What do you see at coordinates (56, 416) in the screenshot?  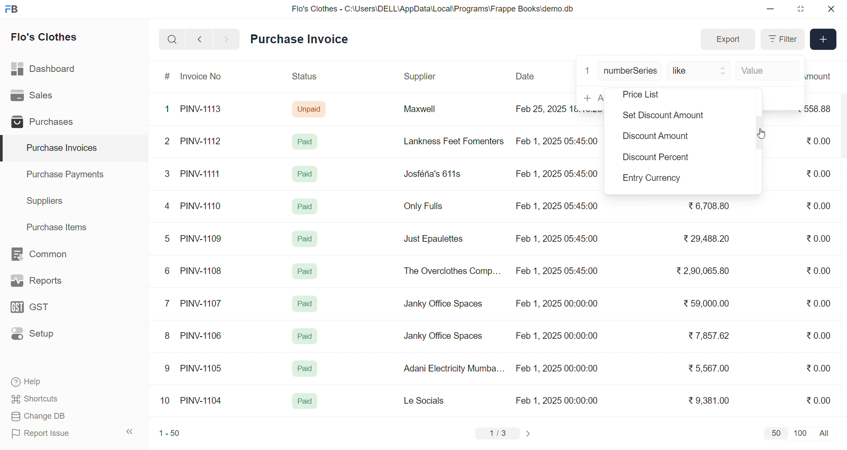 I see `Change DB` at bounding box center [56, 416].